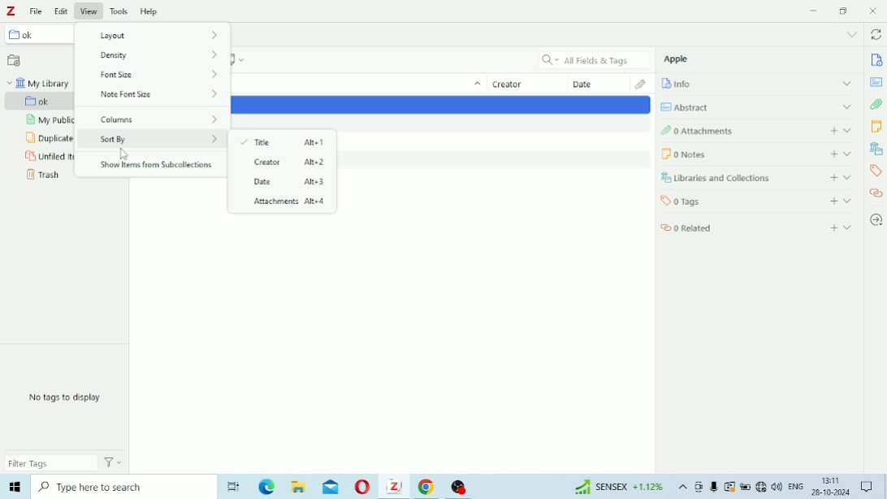 This screenshot has width=887, height=499. I want to click on Locate, so click(877, 219).